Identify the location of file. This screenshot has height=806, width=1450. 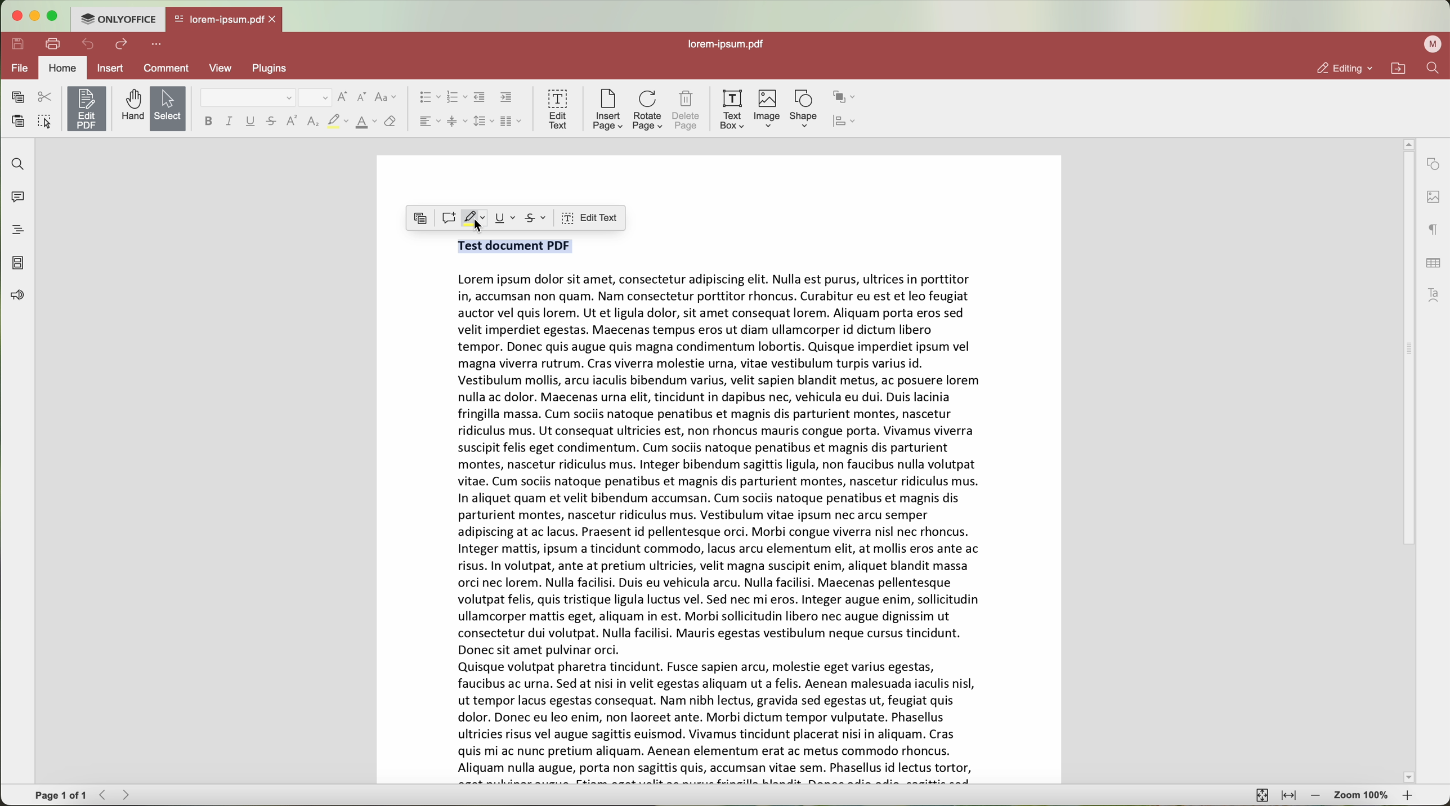
(19, 69).